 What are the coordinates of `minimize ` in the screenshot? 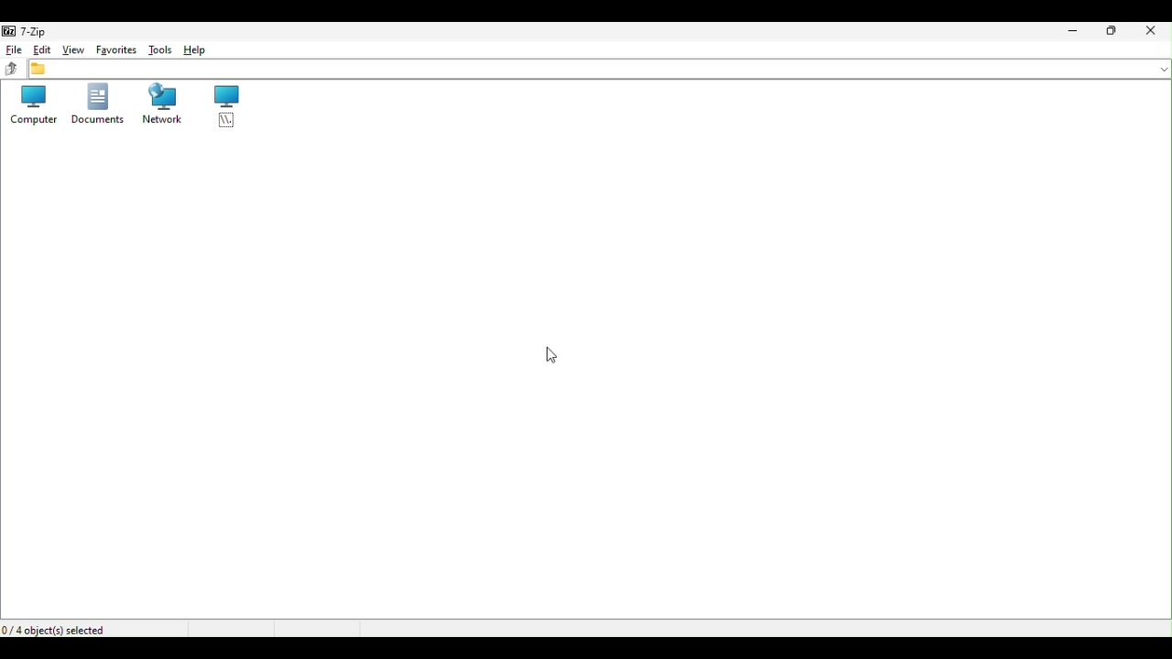 It's located at (1070, 33).